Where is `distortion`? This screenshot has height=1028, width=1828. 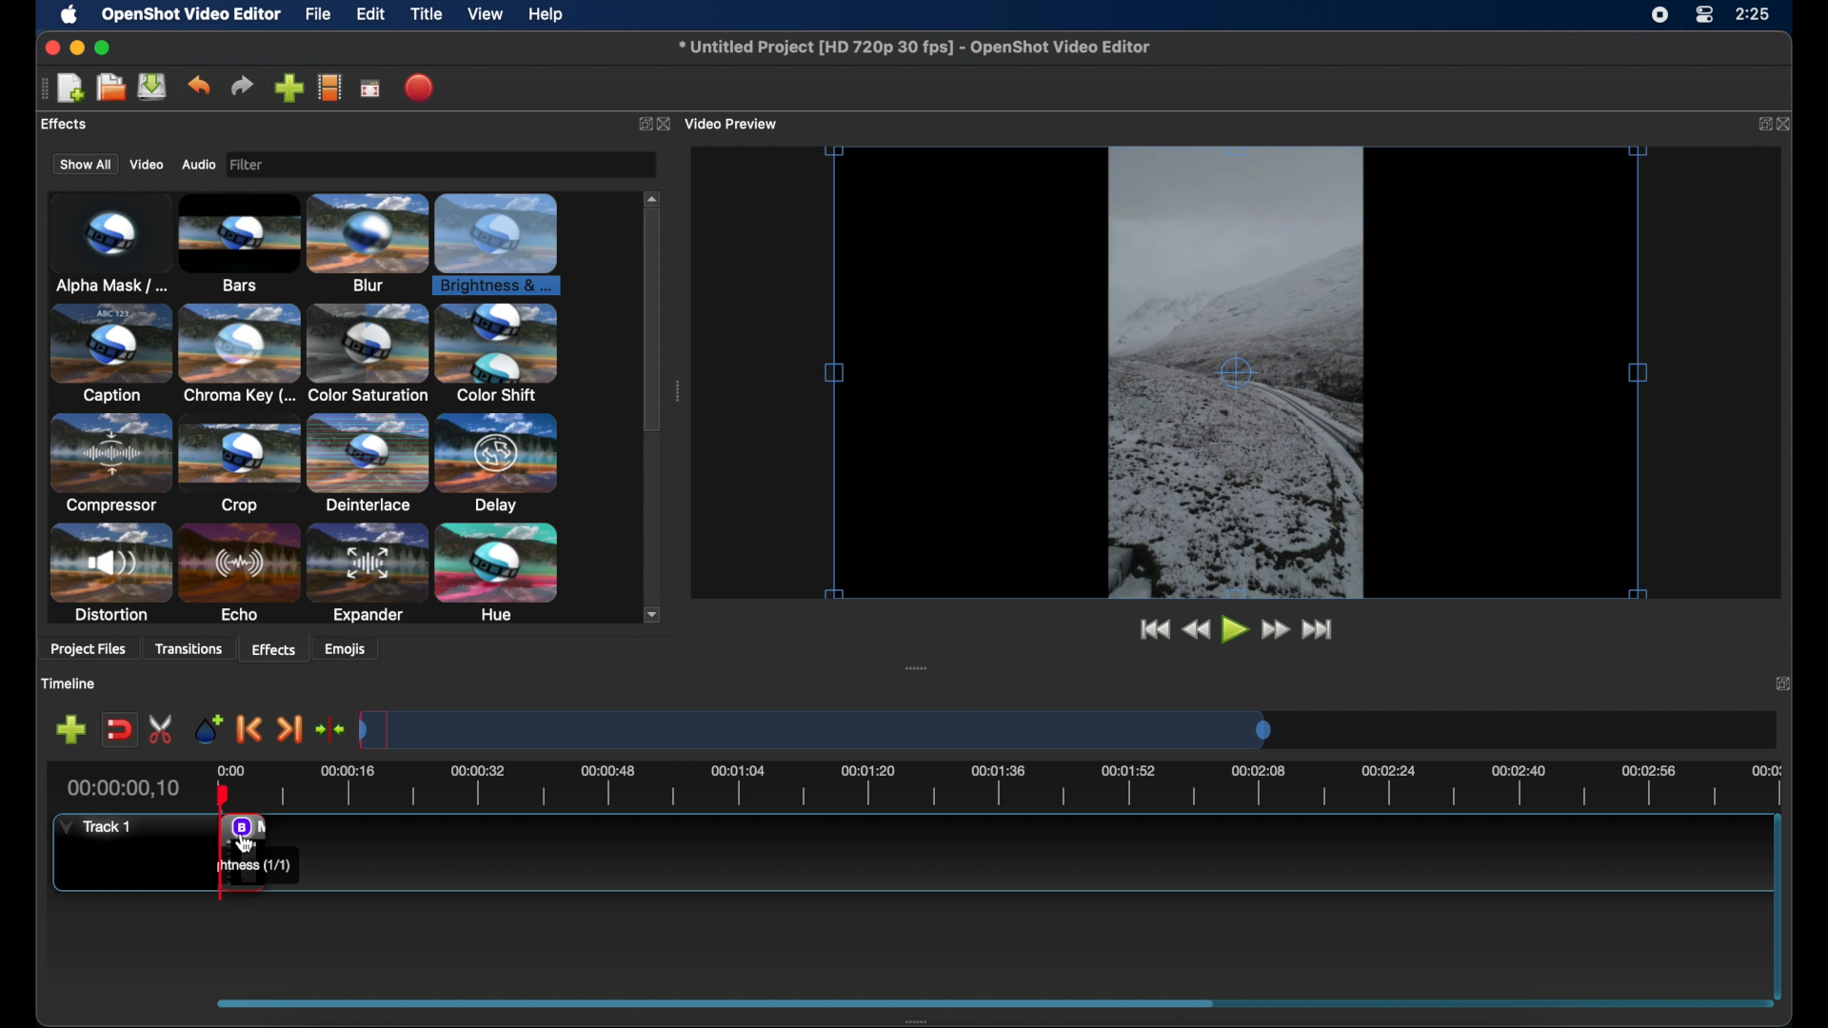 distortion is located at coordinates (110, 573).